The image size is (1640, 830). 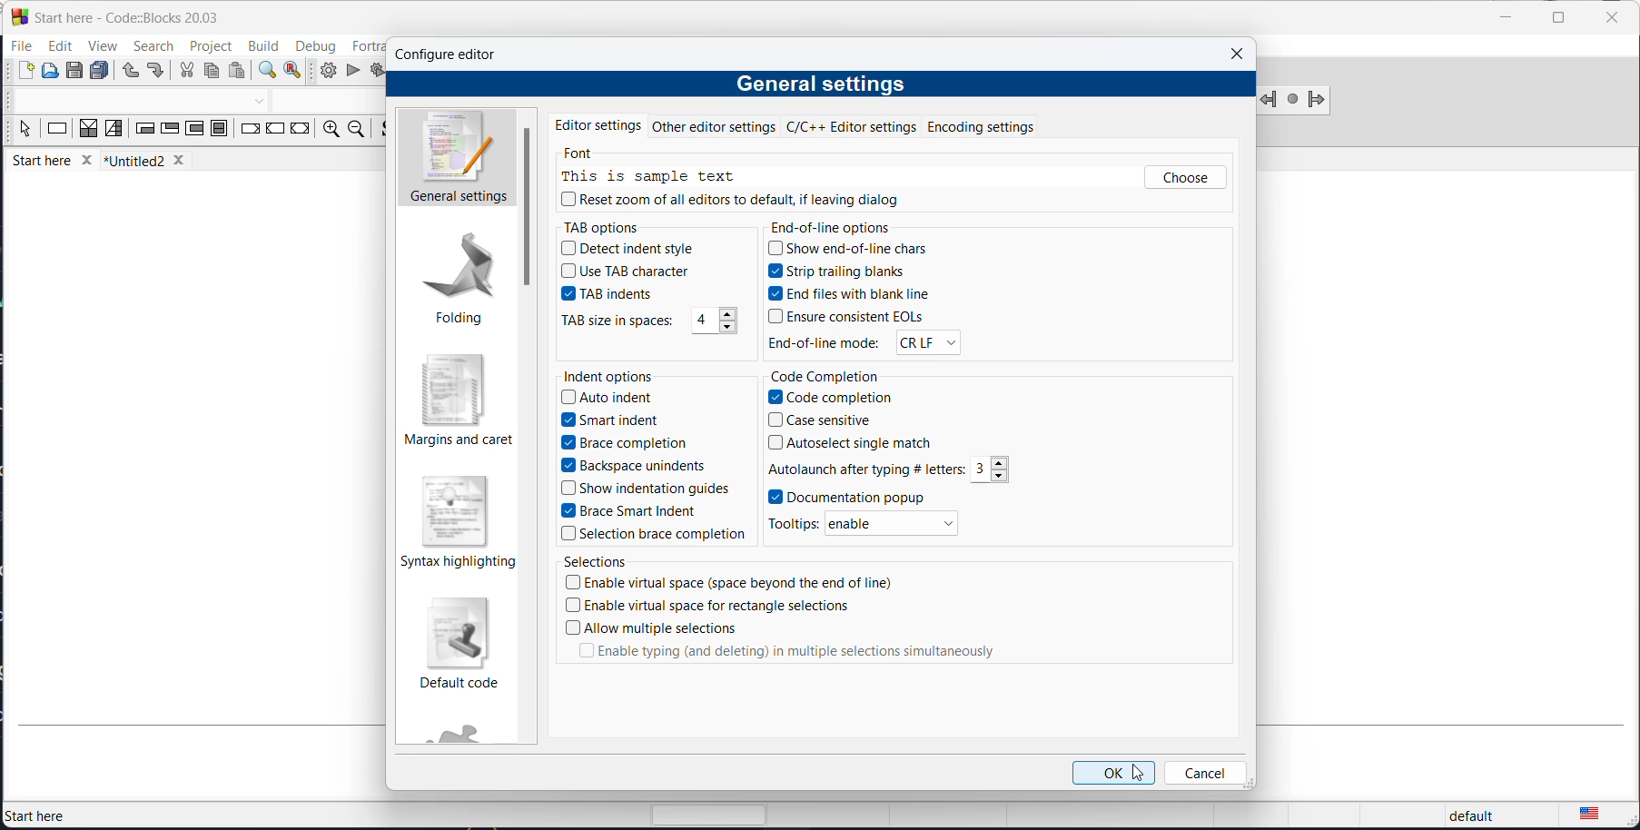 What do you see at coordinates (1112, 772) in the screenshot?
I see `ok` at bounding box center [1112, 772].